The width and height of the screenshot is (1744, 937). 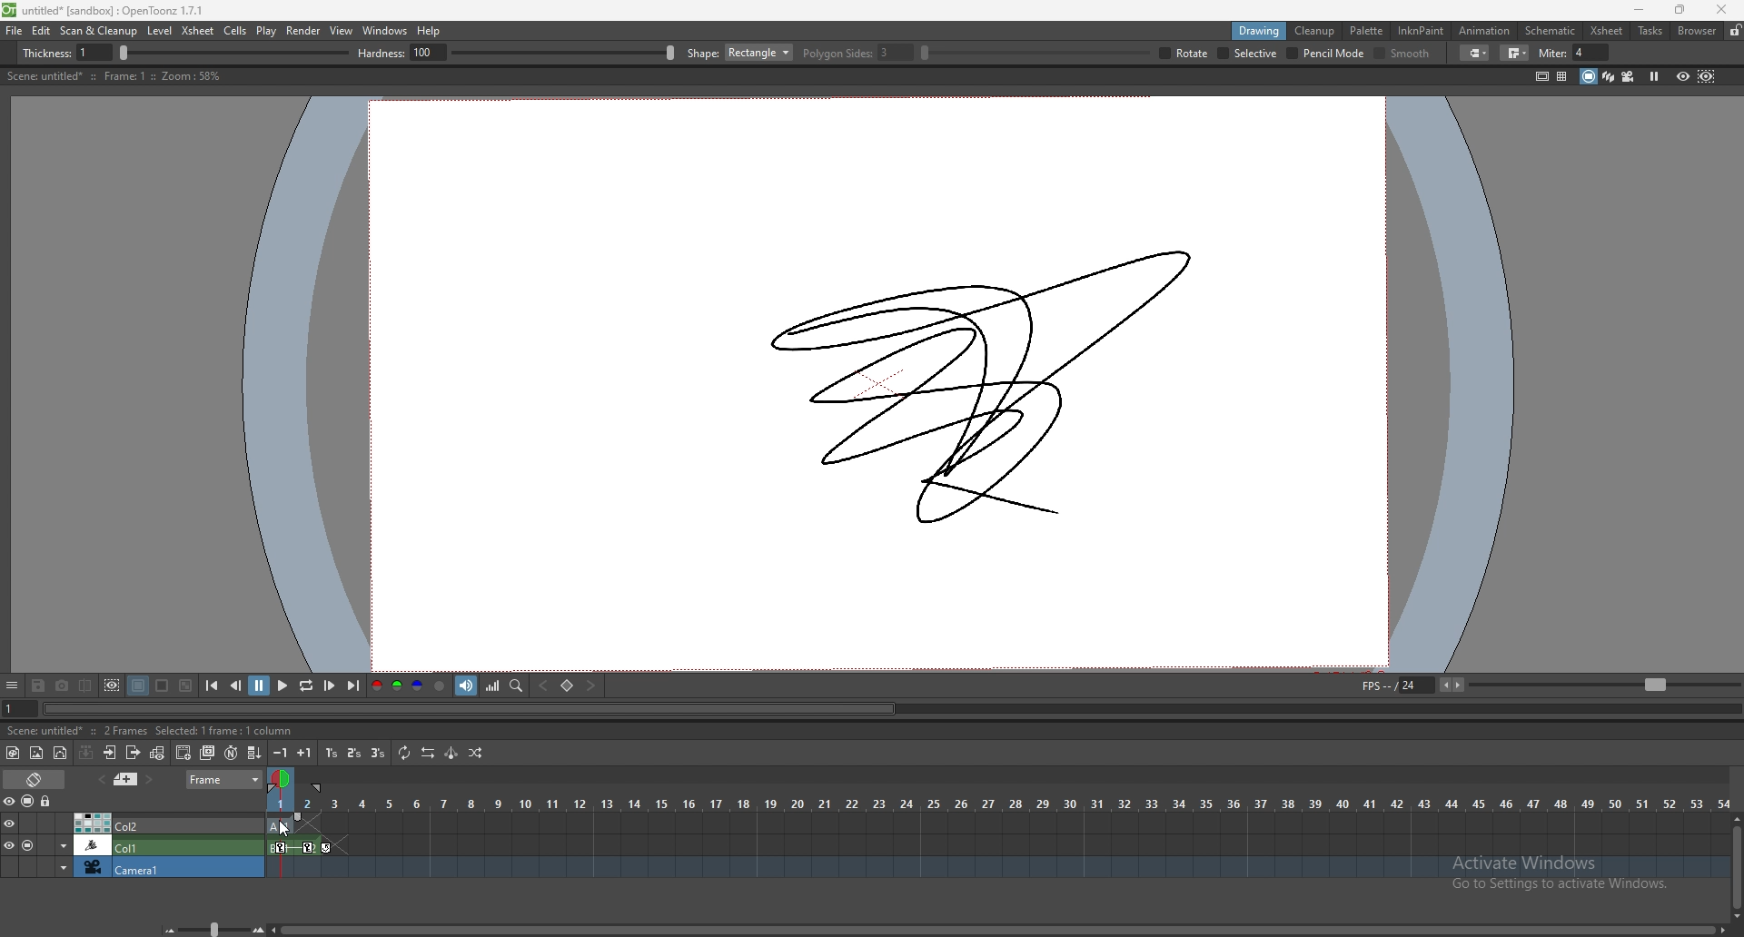 What do you see at coordinates (998, 804) in the screenshot?
I see `time scale` at bounding box center [998, 804].